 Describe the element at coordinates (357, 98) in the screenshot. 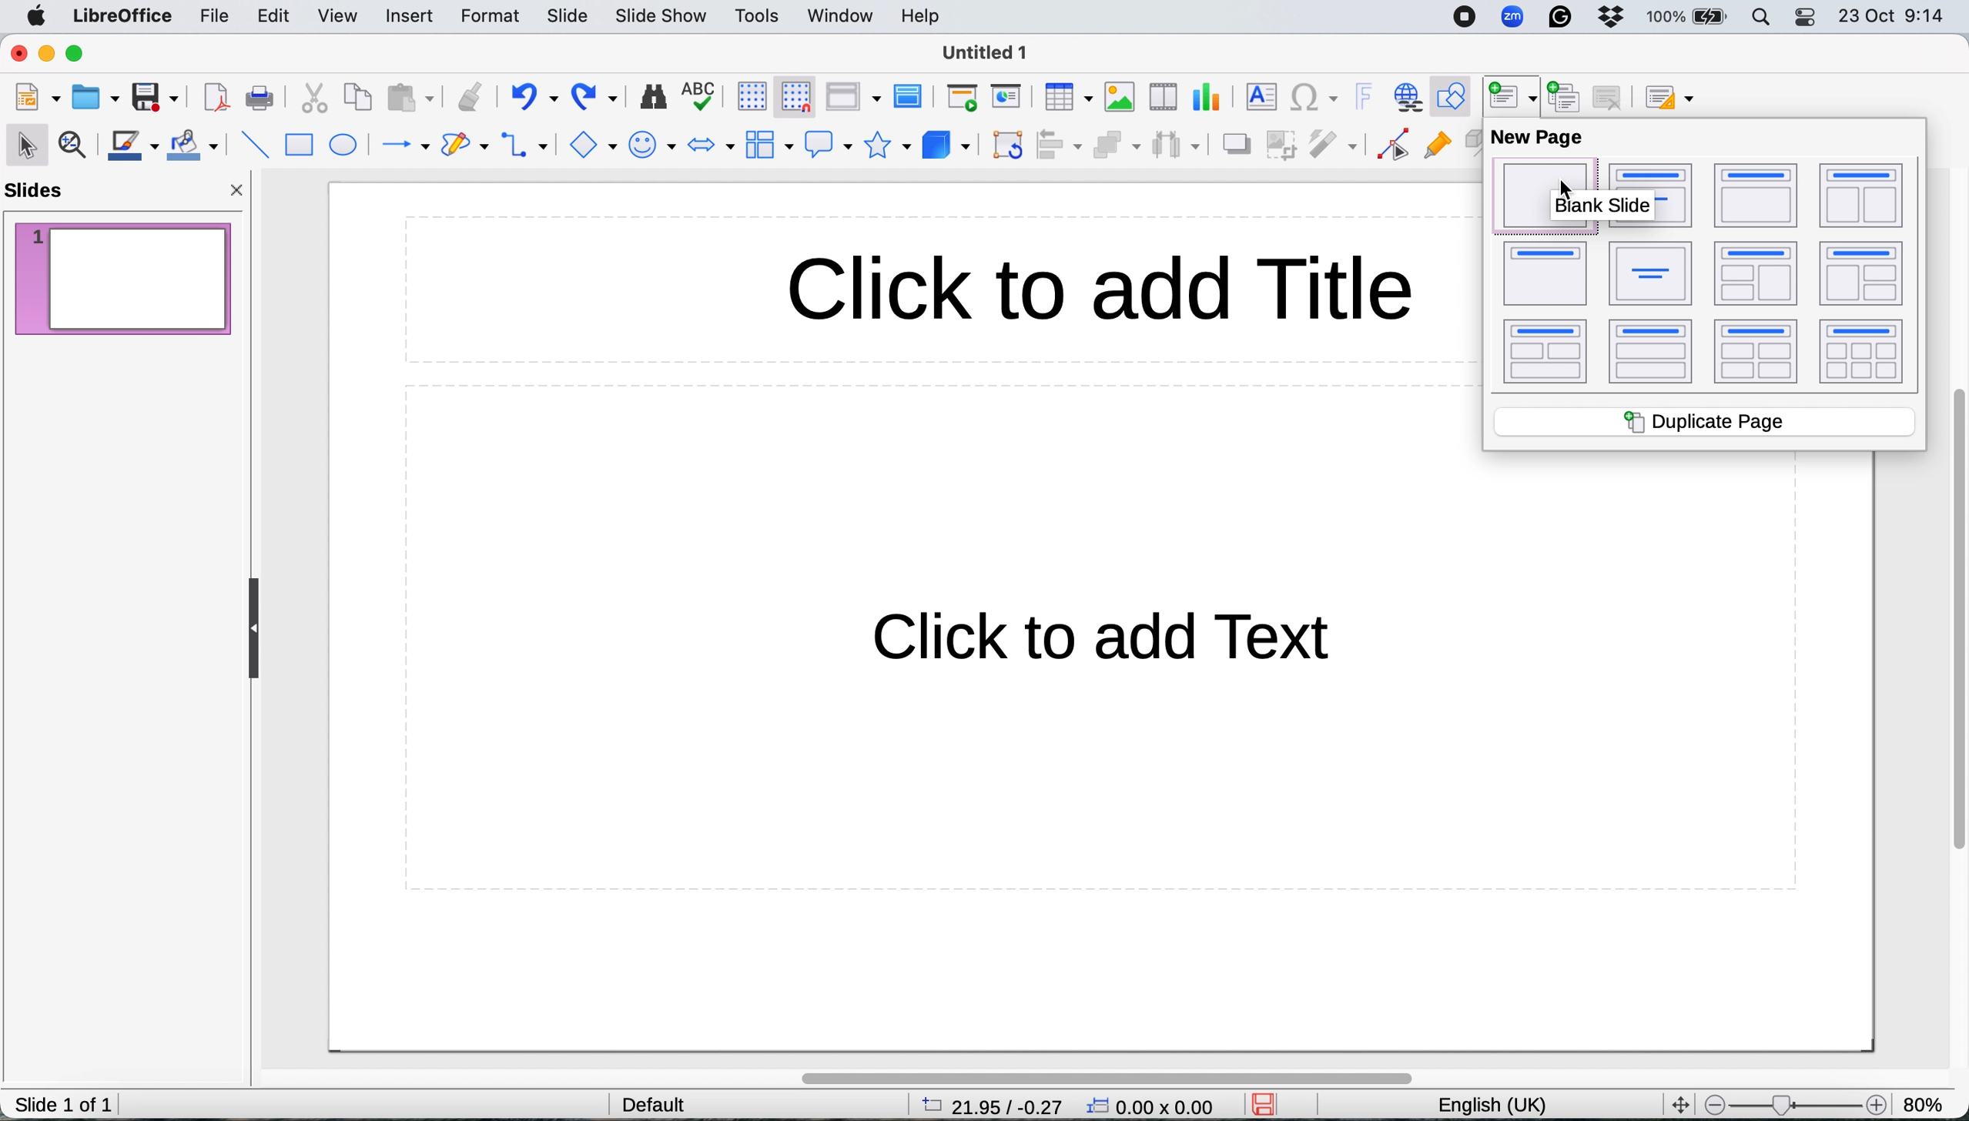

I see `copy` at that location.